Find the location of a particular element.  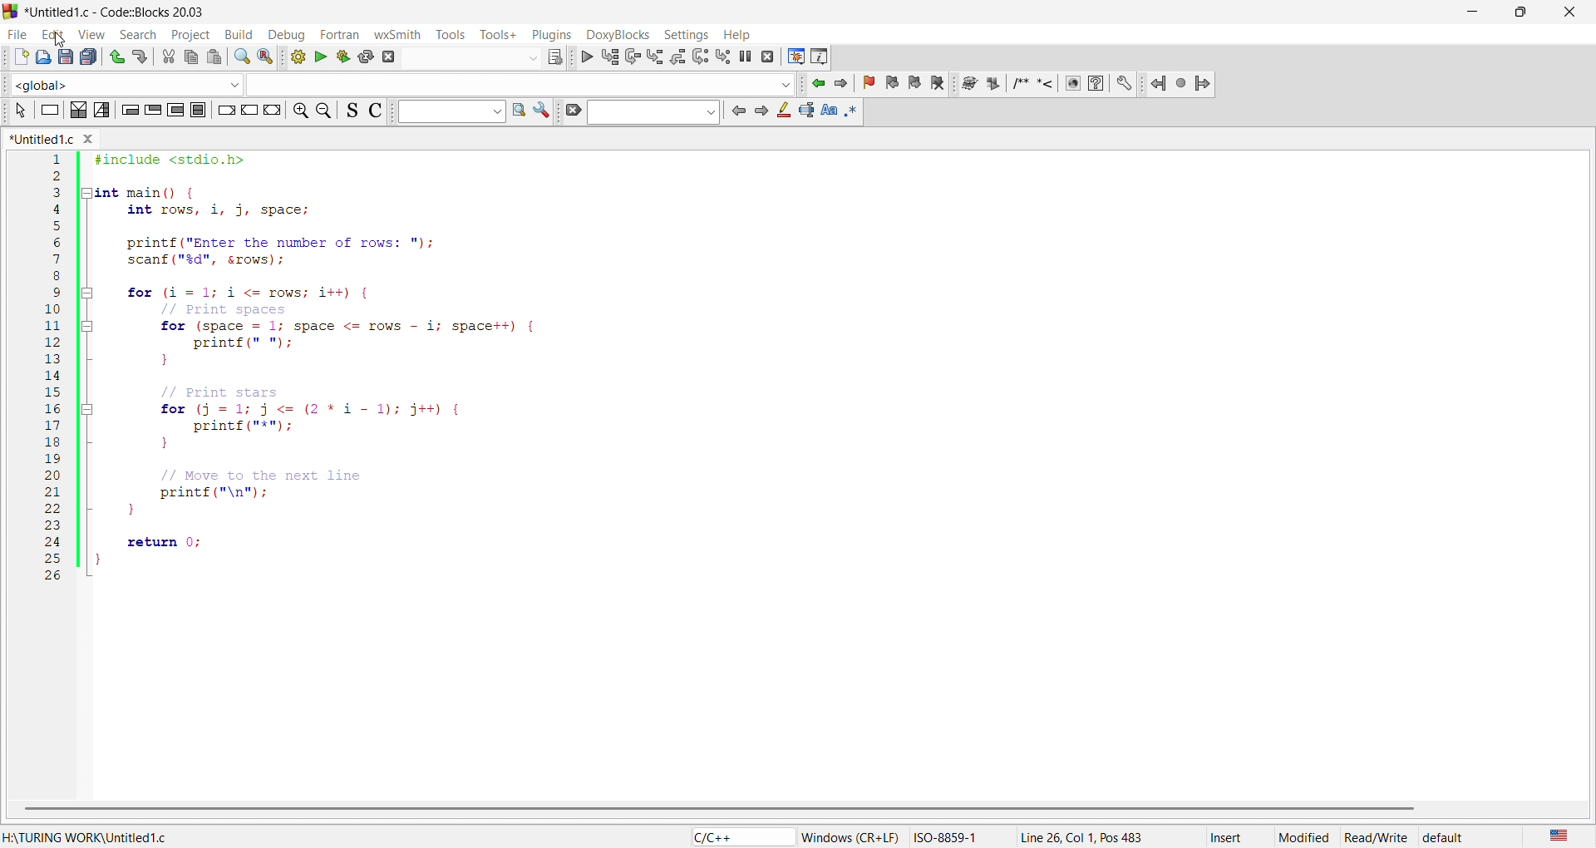

help is located at coordinates (741, 34).